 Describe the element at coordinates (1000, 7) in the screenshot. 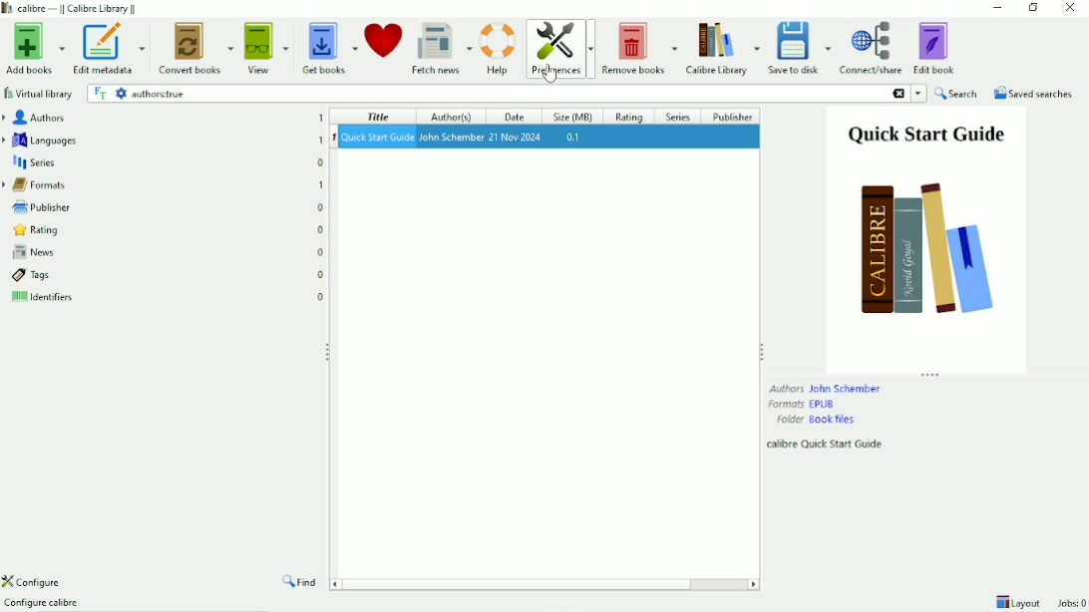

I see `Minimize` at that location.